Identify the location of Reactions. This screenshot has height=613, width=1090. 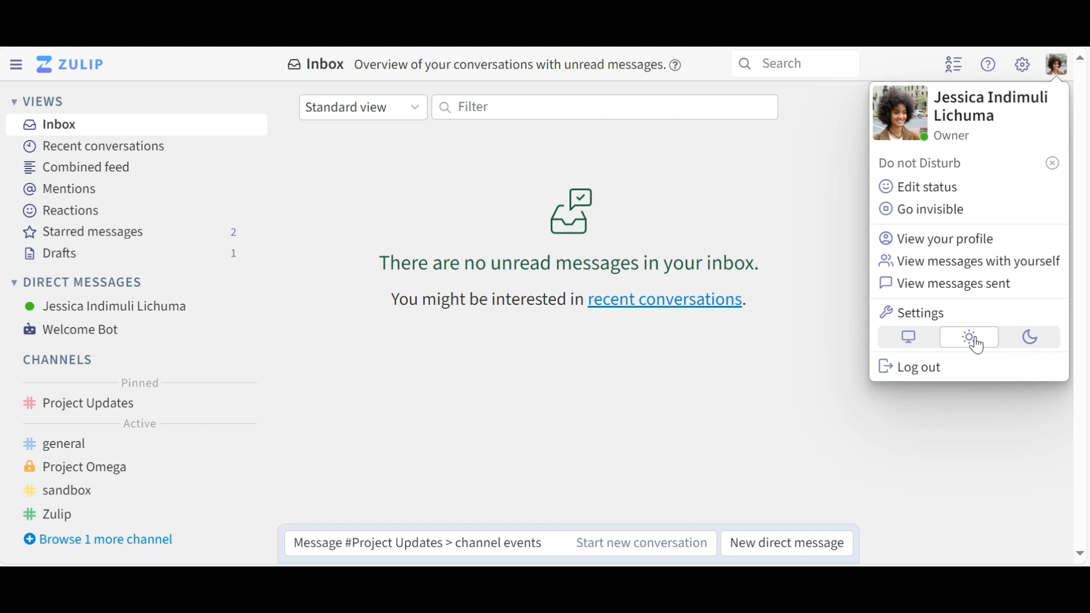
(60, 209).